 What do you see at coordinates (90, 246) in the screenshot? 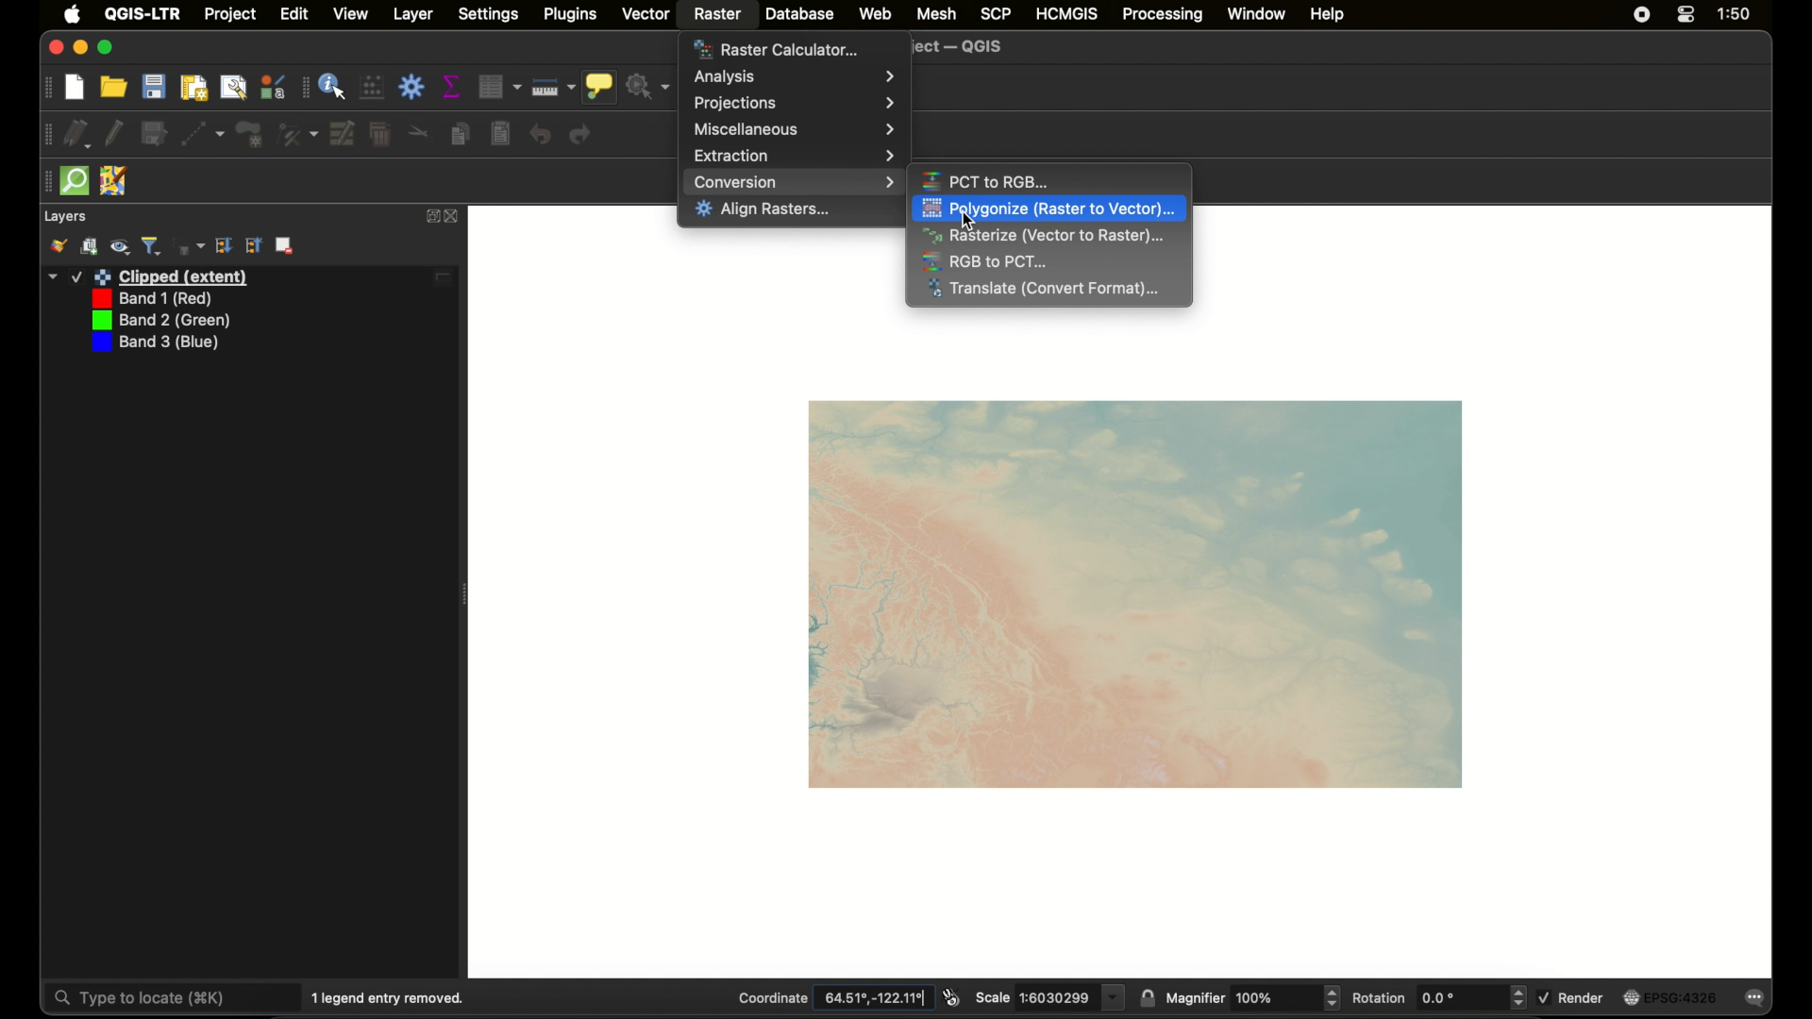
I see `add group` at bounding box center [90, 246].